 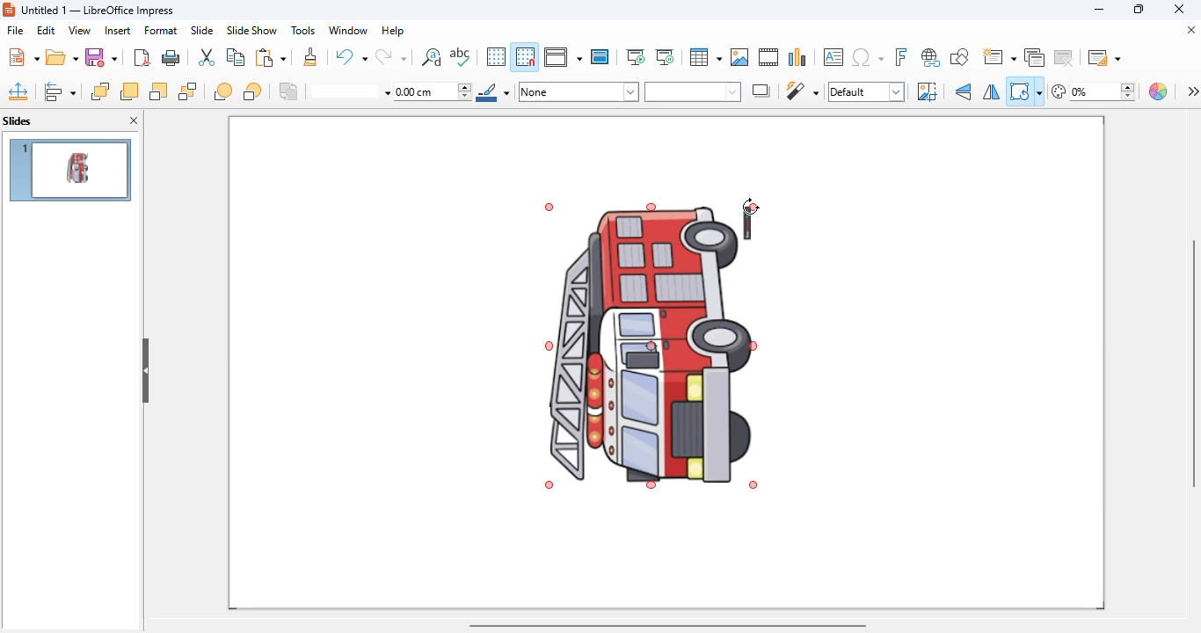 What do you see at coordinates (118, 31) in the screenshot?
I see `insert` at bounding box center [118, 31].